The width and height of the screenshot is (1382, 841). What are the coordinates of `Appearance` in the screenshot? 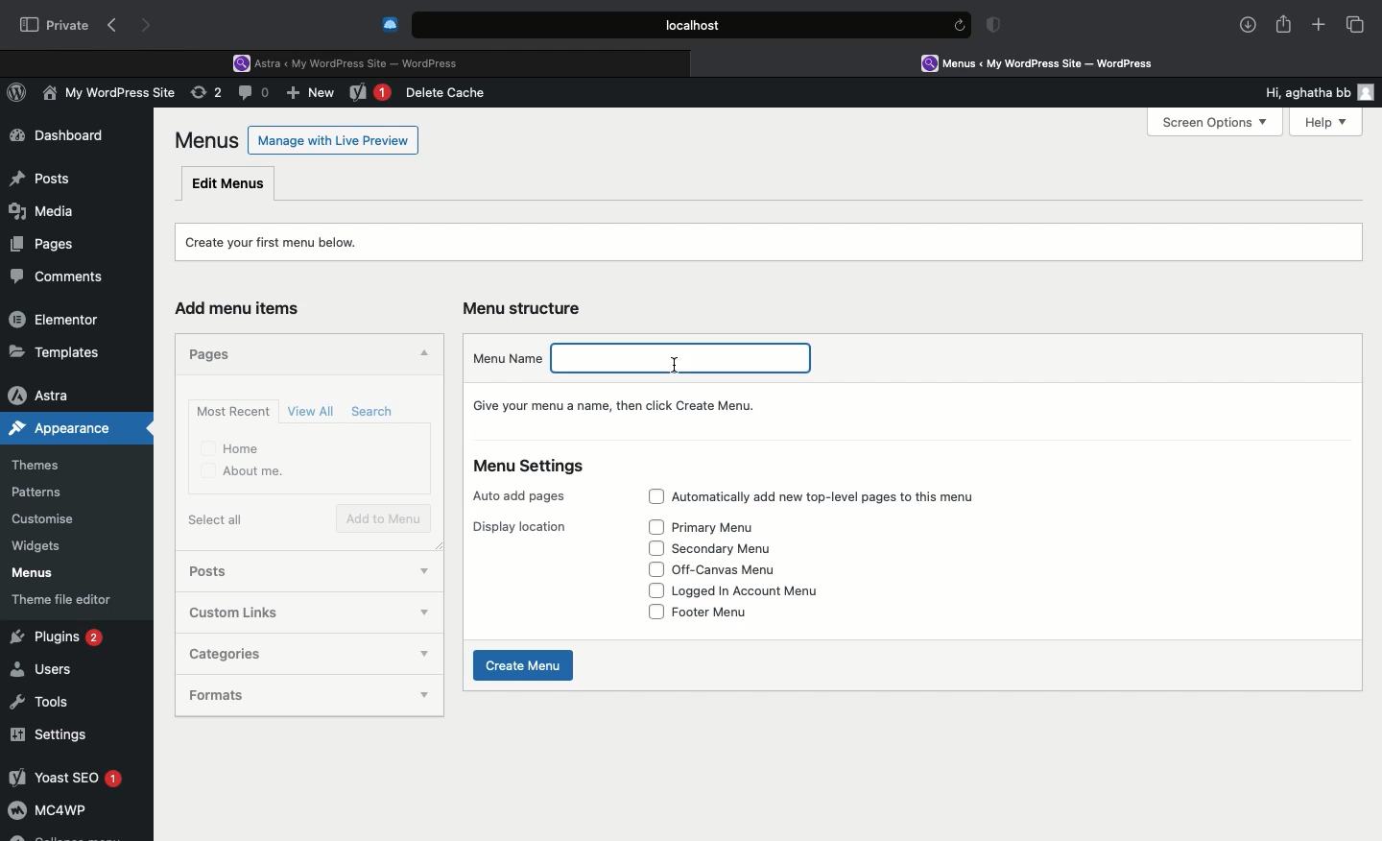 It's located at (78, 428).